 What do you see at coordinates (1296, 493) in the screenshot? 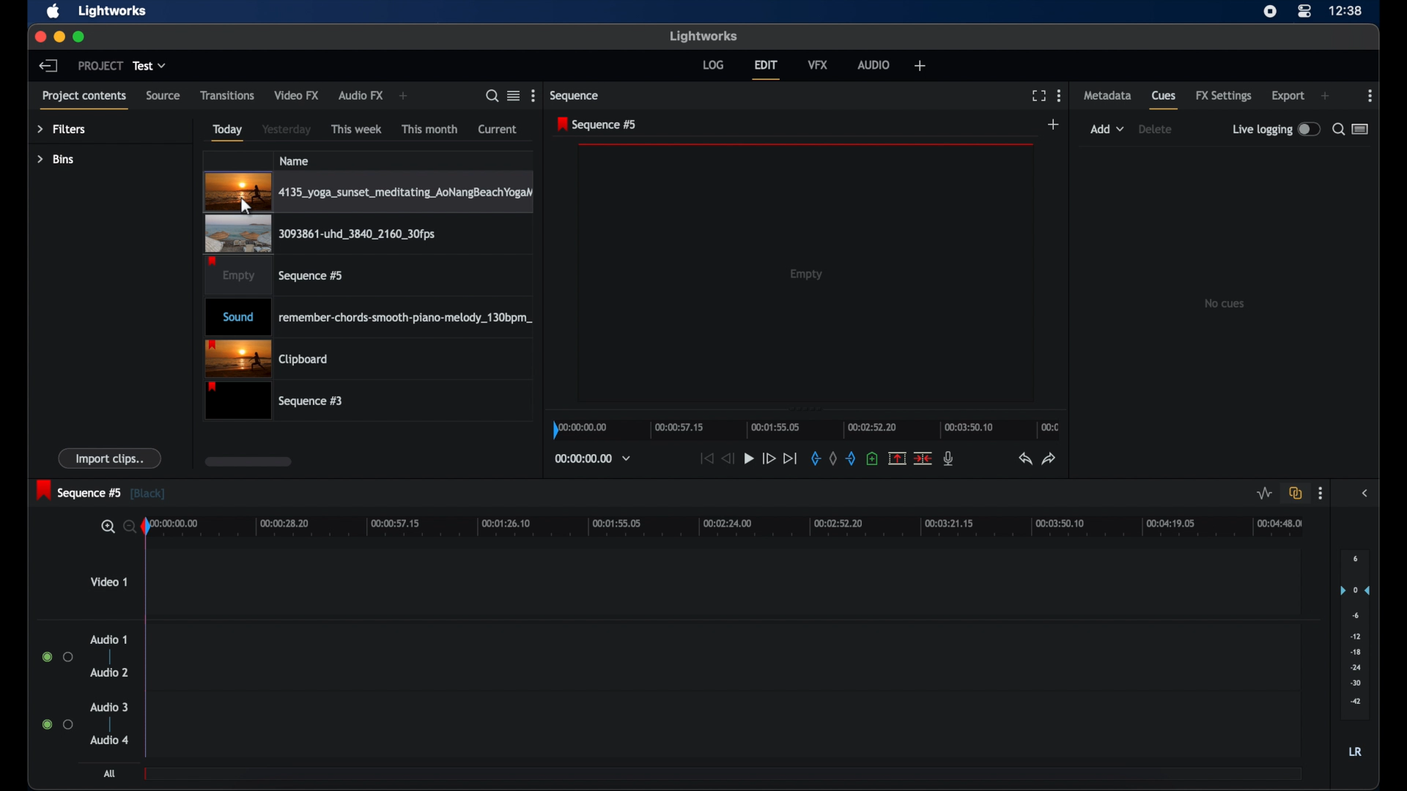
I see `toggle auto track synd` at bounding box center [1296, 493].